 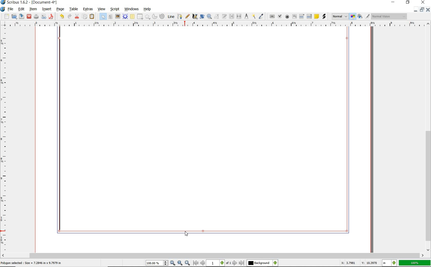 What do you see at coordinates (148, 9) in the screenshot?
I see `help` at bounding box center [148, 9].